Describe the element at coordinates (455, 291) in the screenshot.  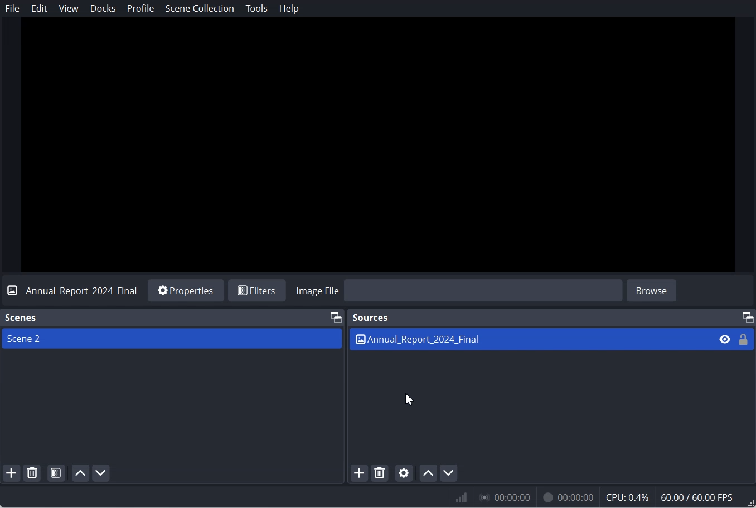
I see `Import Image file` at that location.